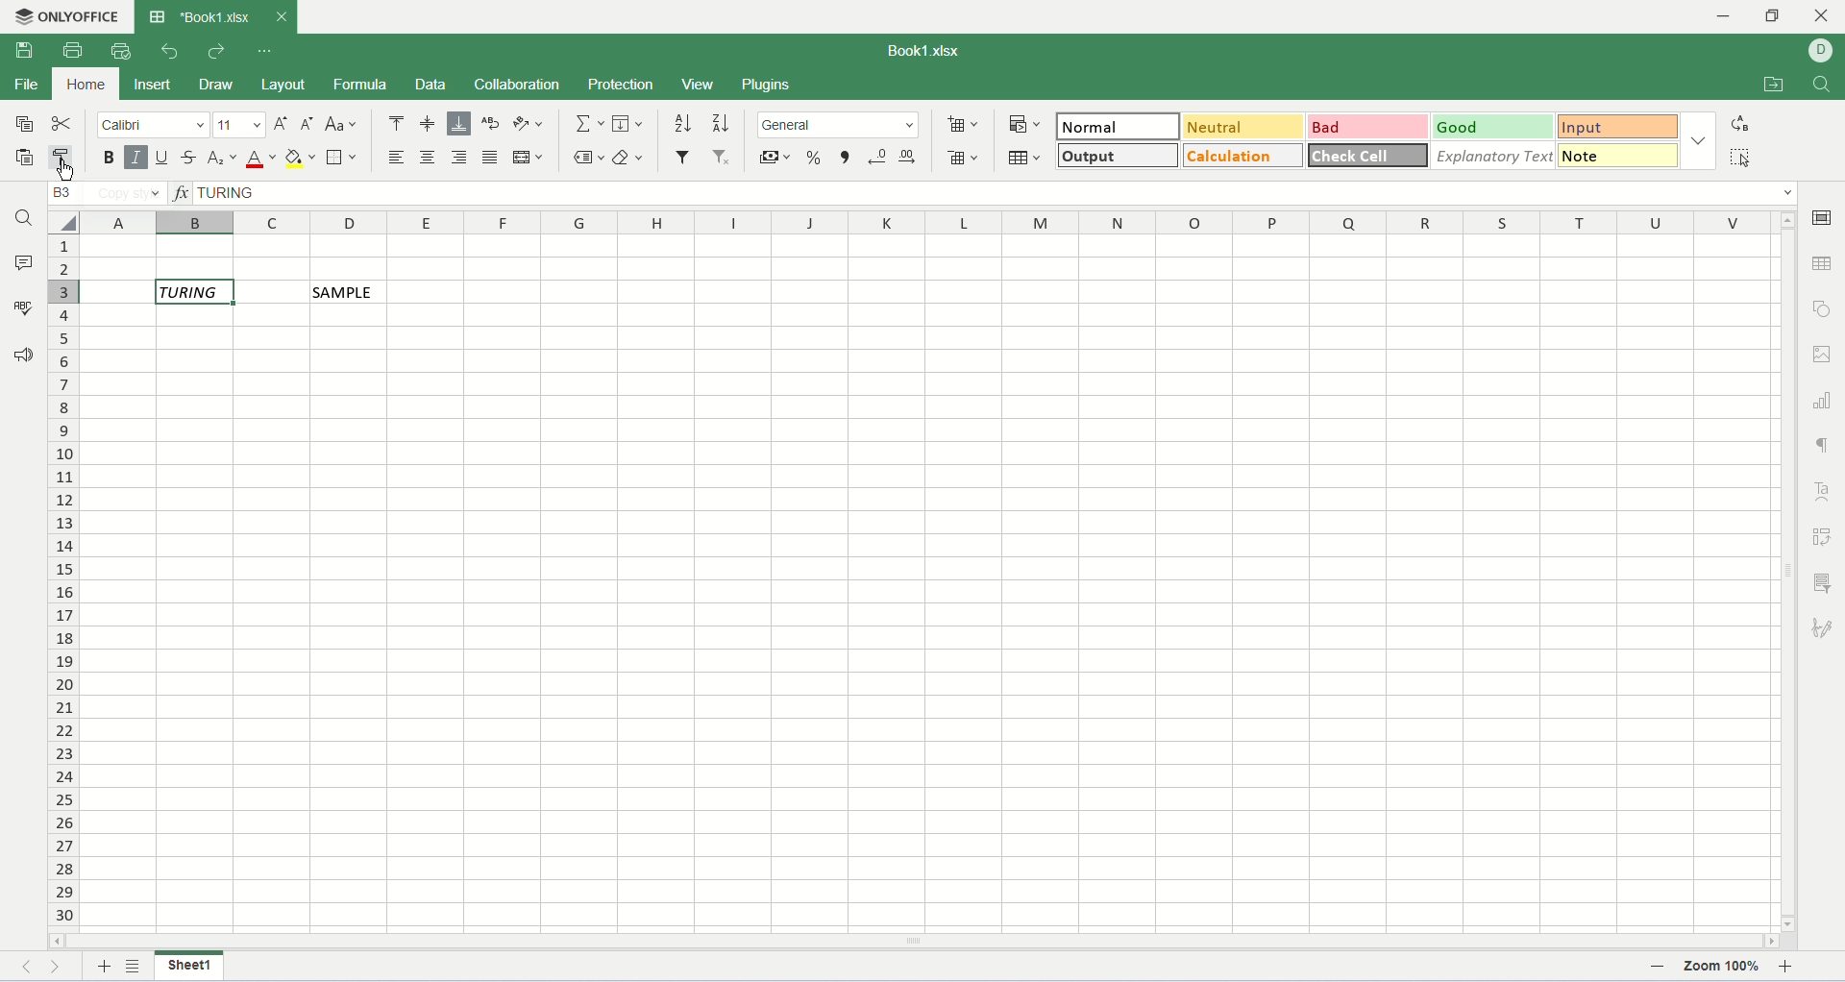 The width and height of the screenshot is (1845, 982). I want to click on wrap text, so click(492, 124).